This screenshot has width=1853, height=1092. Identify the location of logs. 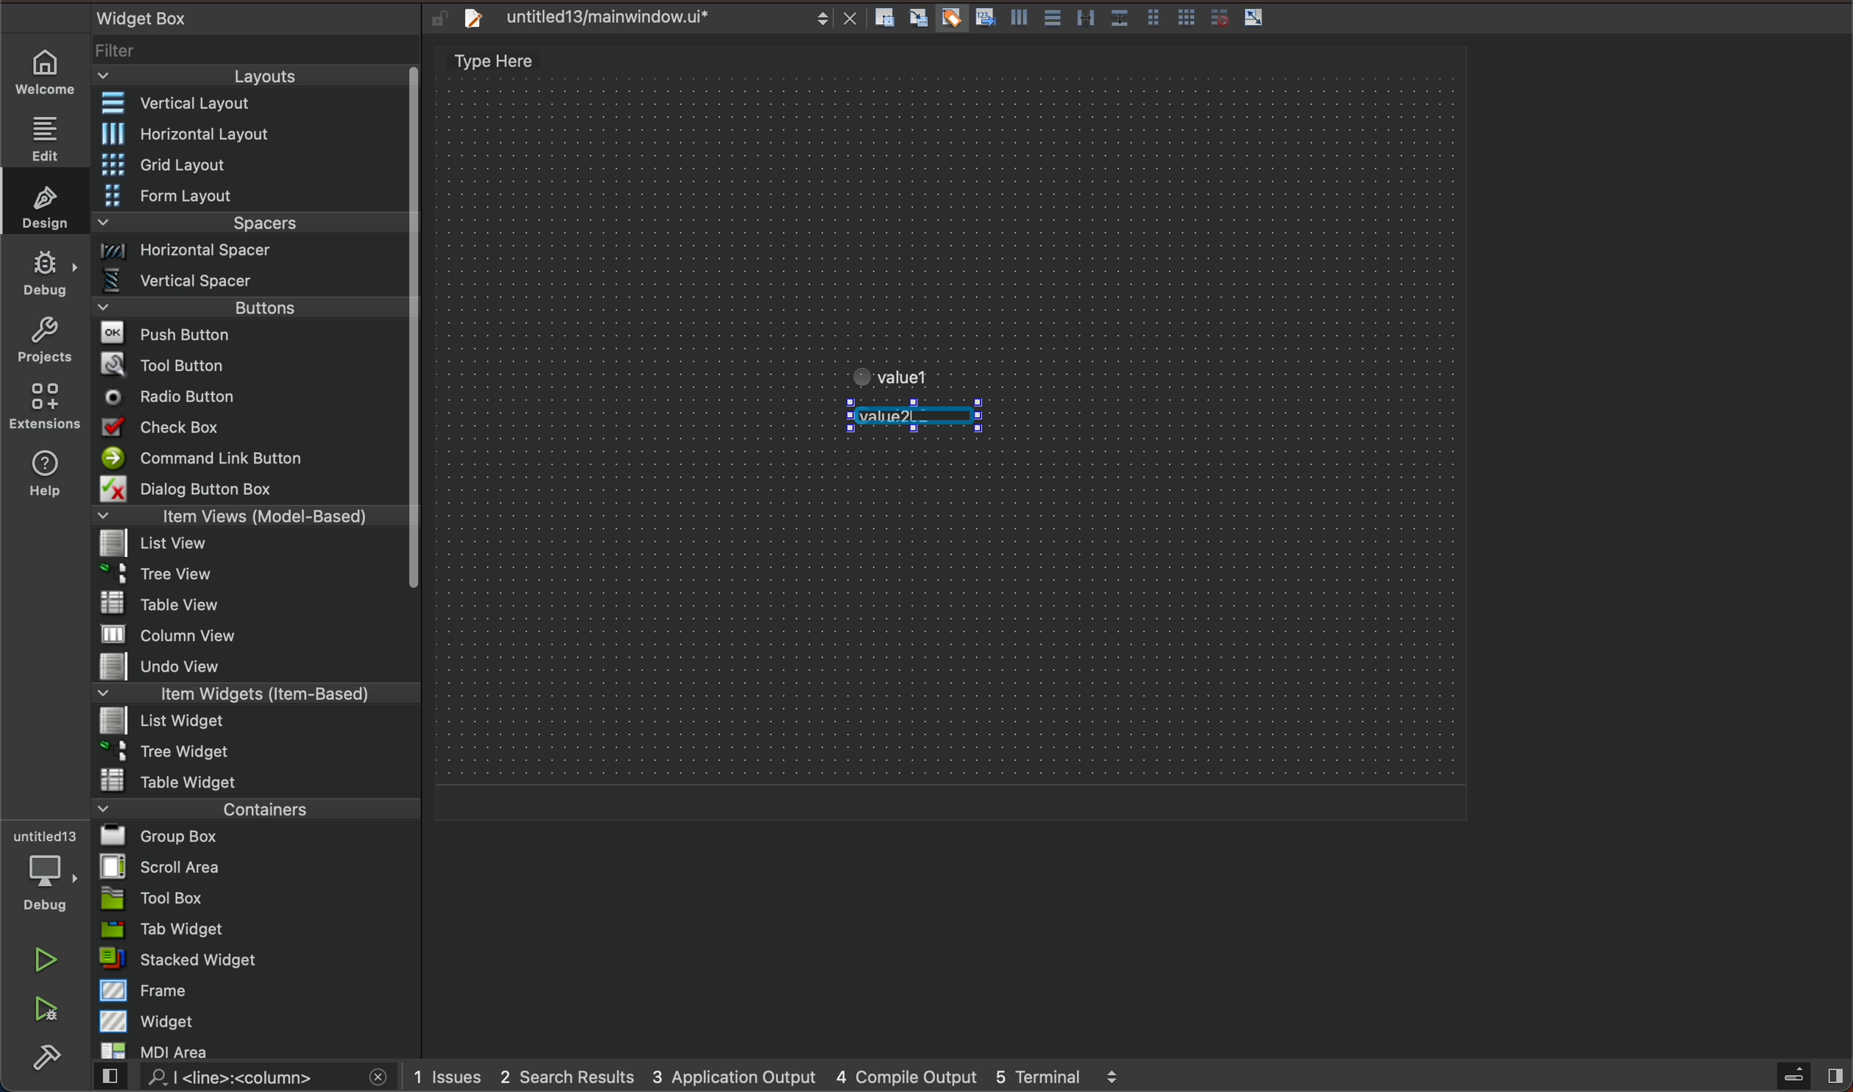
(788, 1076).